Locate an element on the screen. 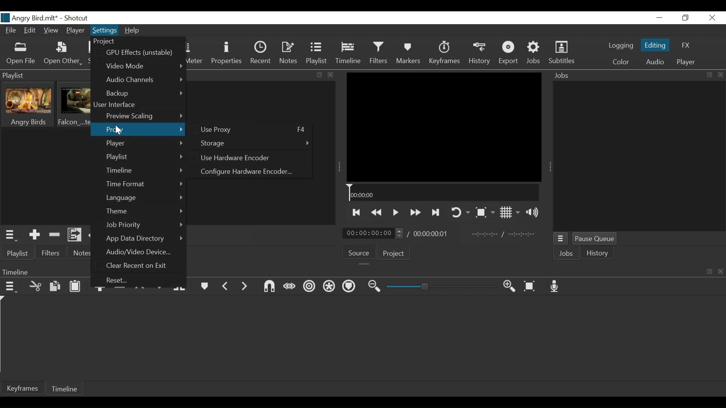  maximize is located at coordinates (712, 270).